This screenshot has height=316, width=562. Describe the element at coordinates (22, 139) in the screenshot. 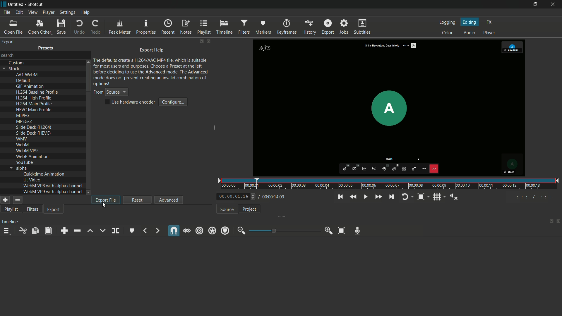

I see `text` at that location.